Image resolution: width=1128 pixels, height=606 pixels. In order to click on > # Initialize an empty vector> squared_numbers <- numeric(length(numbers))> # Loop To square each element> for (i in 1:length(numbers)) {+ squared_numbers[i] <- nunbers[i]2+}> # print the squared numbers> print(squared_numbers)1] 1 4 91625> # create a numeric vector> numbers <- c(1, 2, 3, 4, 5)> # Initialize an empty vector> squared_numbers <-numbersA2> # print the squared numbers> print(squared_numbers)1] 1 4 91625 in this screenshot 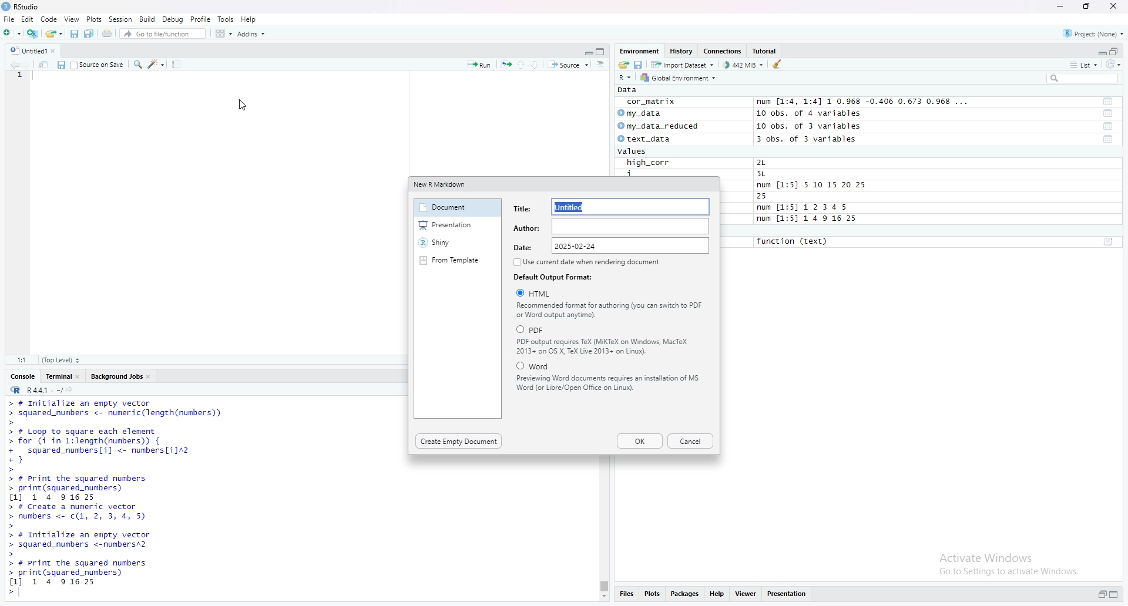, I will do `click(126, 500)`.